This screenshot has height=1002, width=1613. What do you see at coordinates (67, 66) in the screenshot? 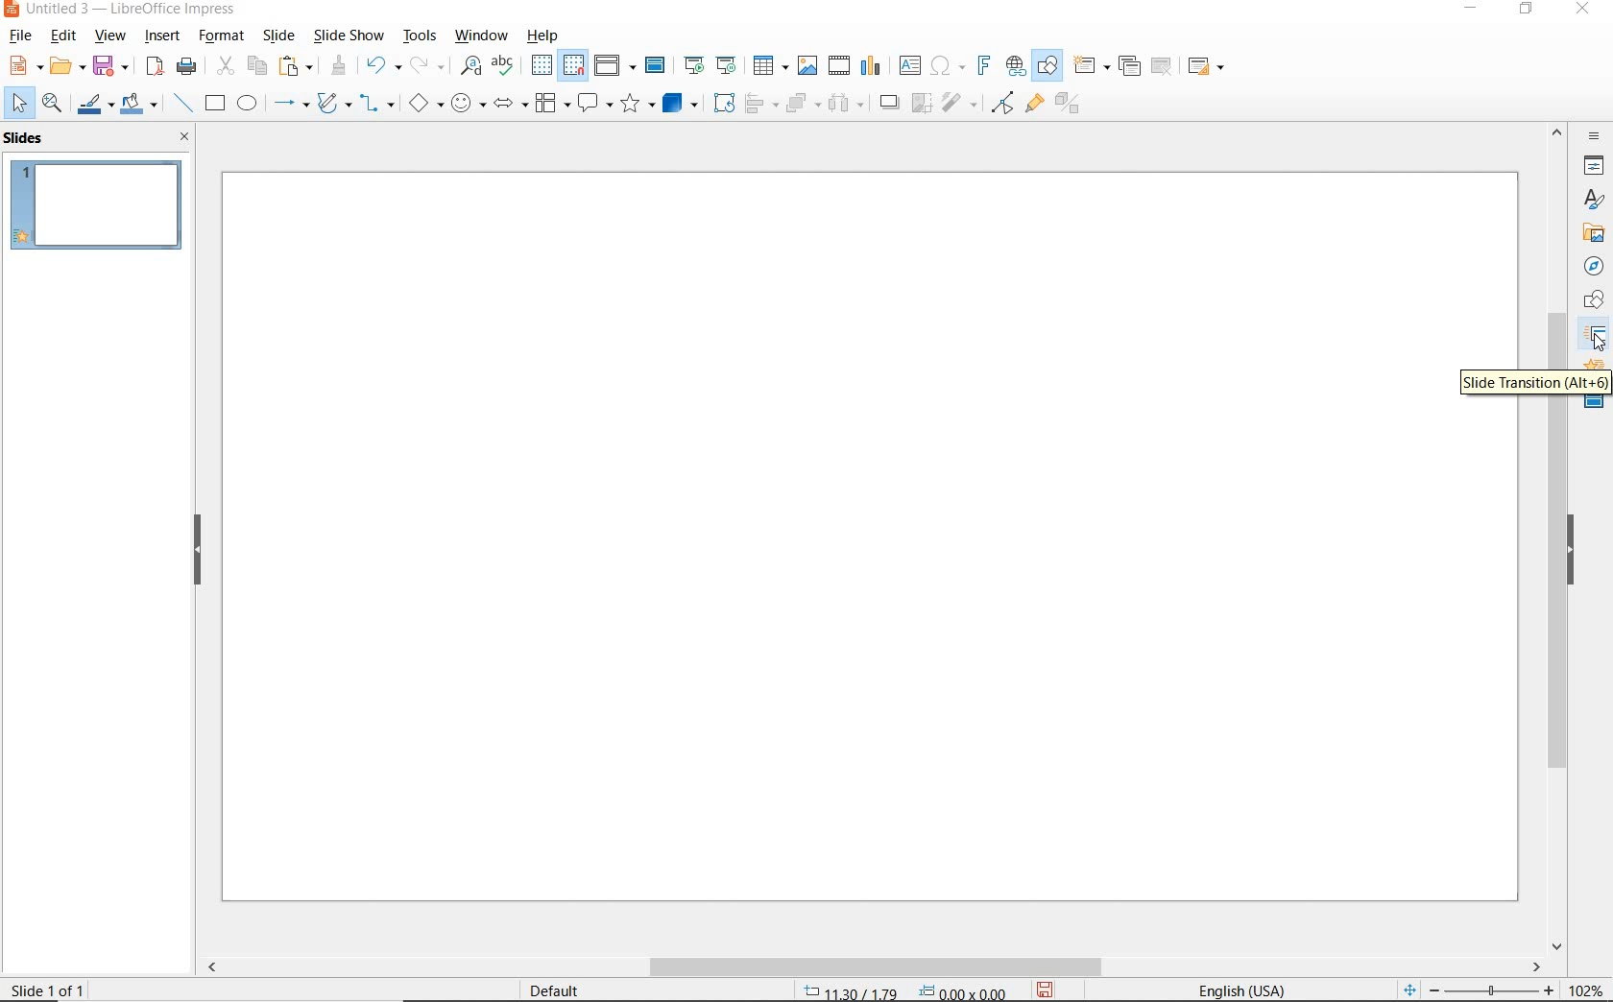
I see `OPEN` at bounding box center [67, 66].